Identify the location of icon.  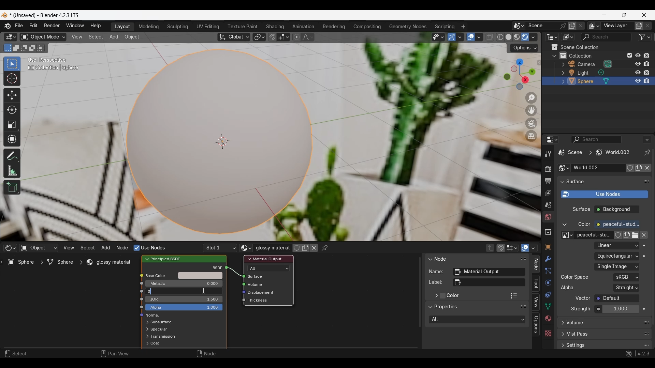
(239, 276).